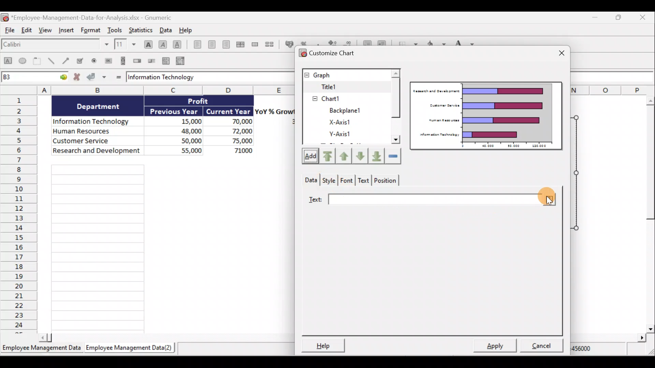 This screenshot has height=368, width=655. What do you see at coordinates (27, 78) in the screenshot?
I see `Cell name B3` at bounding box center [27, 78].